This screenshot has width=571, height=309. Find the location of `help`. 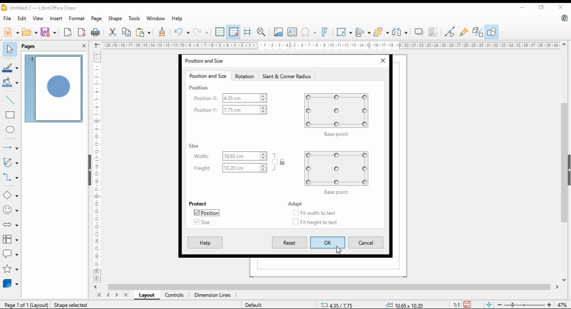

help is located at coordinates (204, 242).